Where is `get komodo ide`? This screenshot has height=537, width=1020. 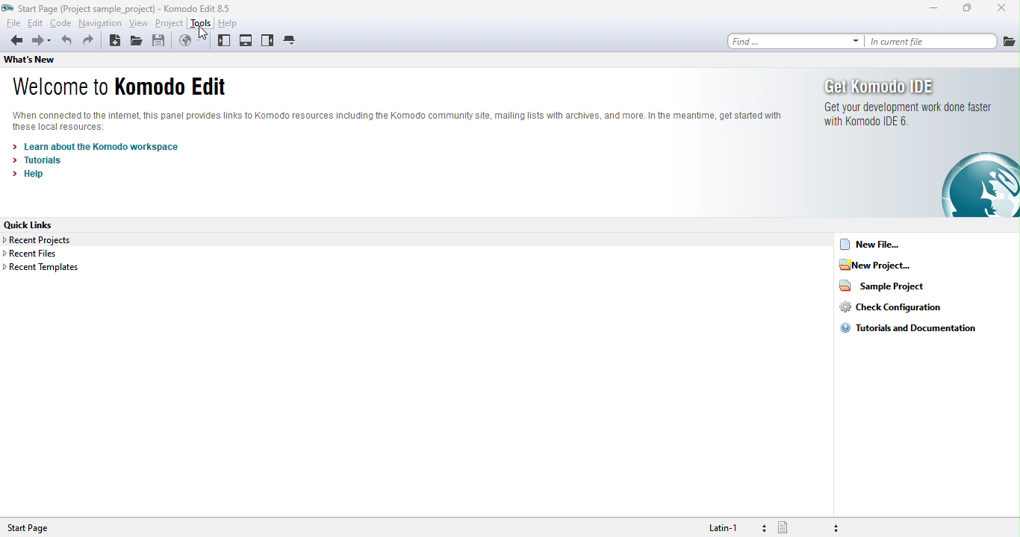 get komodo ide is located at coordinates (908, 145).